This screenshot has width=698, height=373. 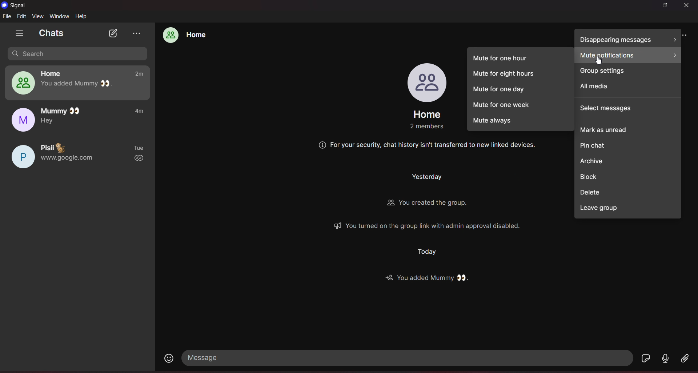 What do you see at coordinates (666, 7) in the screenshot?
I see `maximize` at bounding box center [666, 7].